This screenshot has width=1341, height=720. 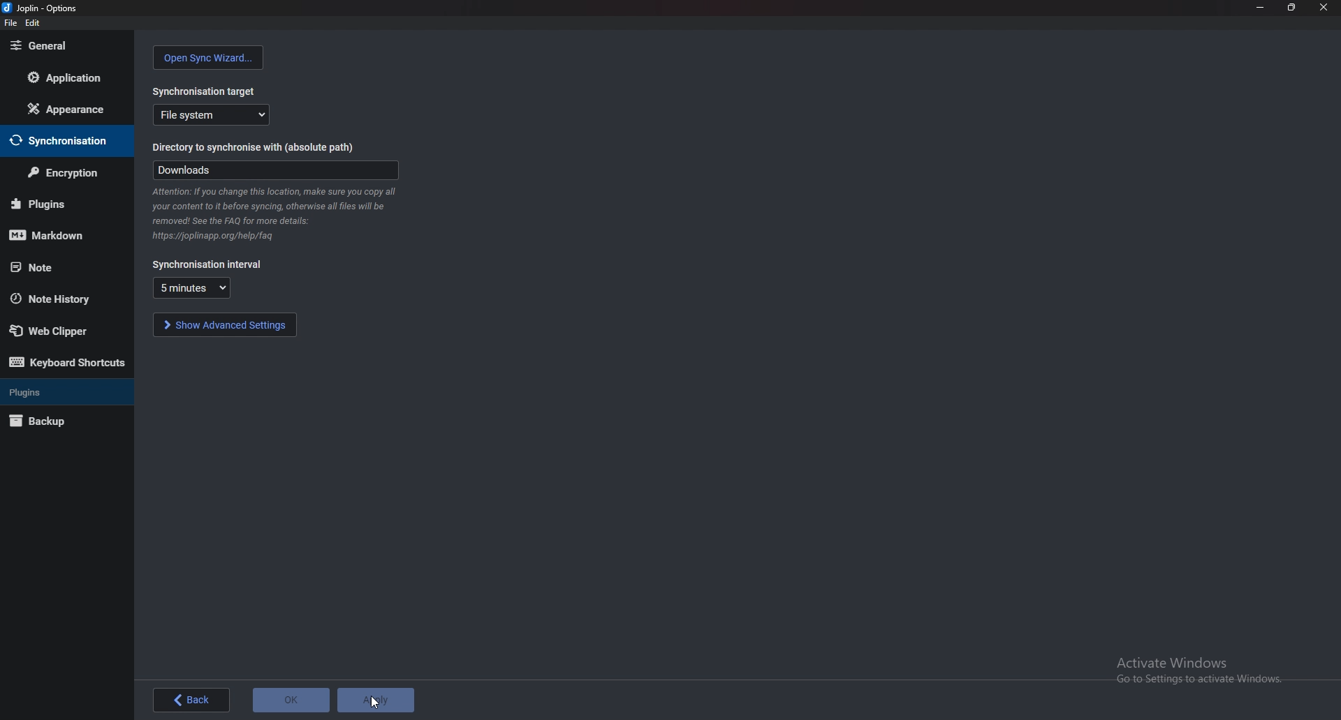 I want to click on Synchronization, so click(x=67, y=141).